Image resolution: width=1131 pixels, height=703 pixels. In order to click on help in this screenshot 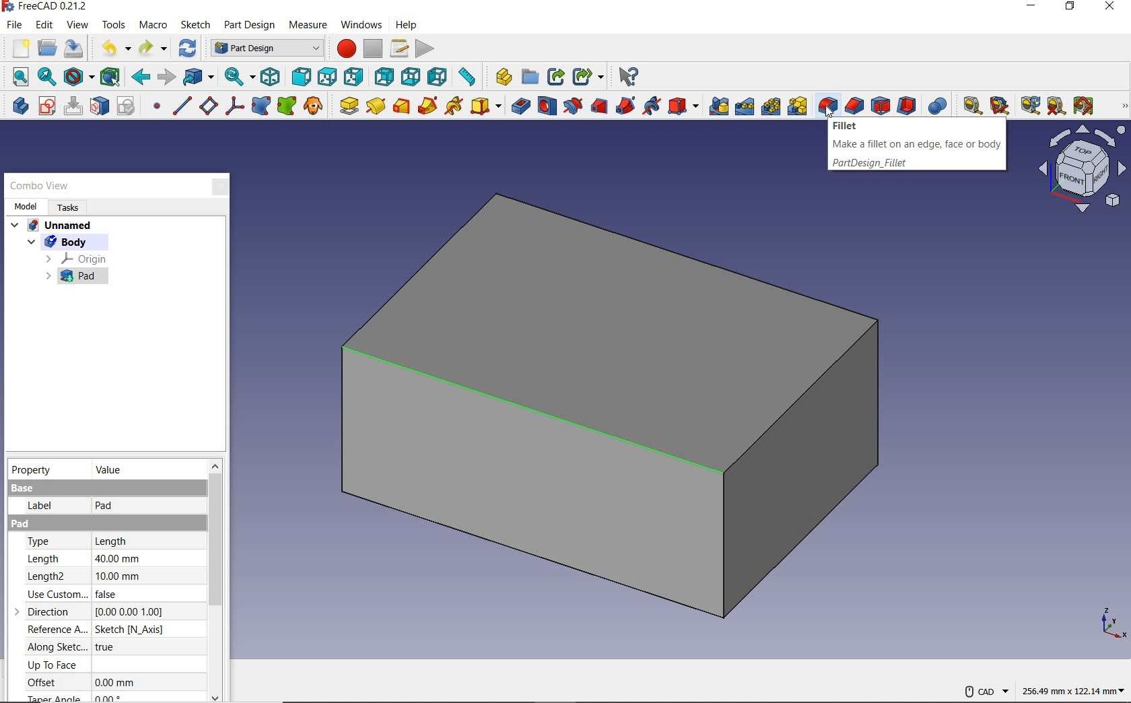, I will do `click(405, 26)`.